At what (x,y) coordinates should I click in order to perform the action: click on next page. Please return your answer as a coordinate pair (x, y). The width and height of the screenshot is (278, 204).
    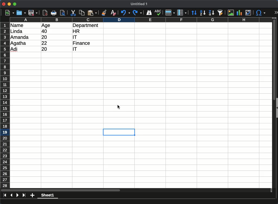
    Looking at the image, I should click on (18, 195).